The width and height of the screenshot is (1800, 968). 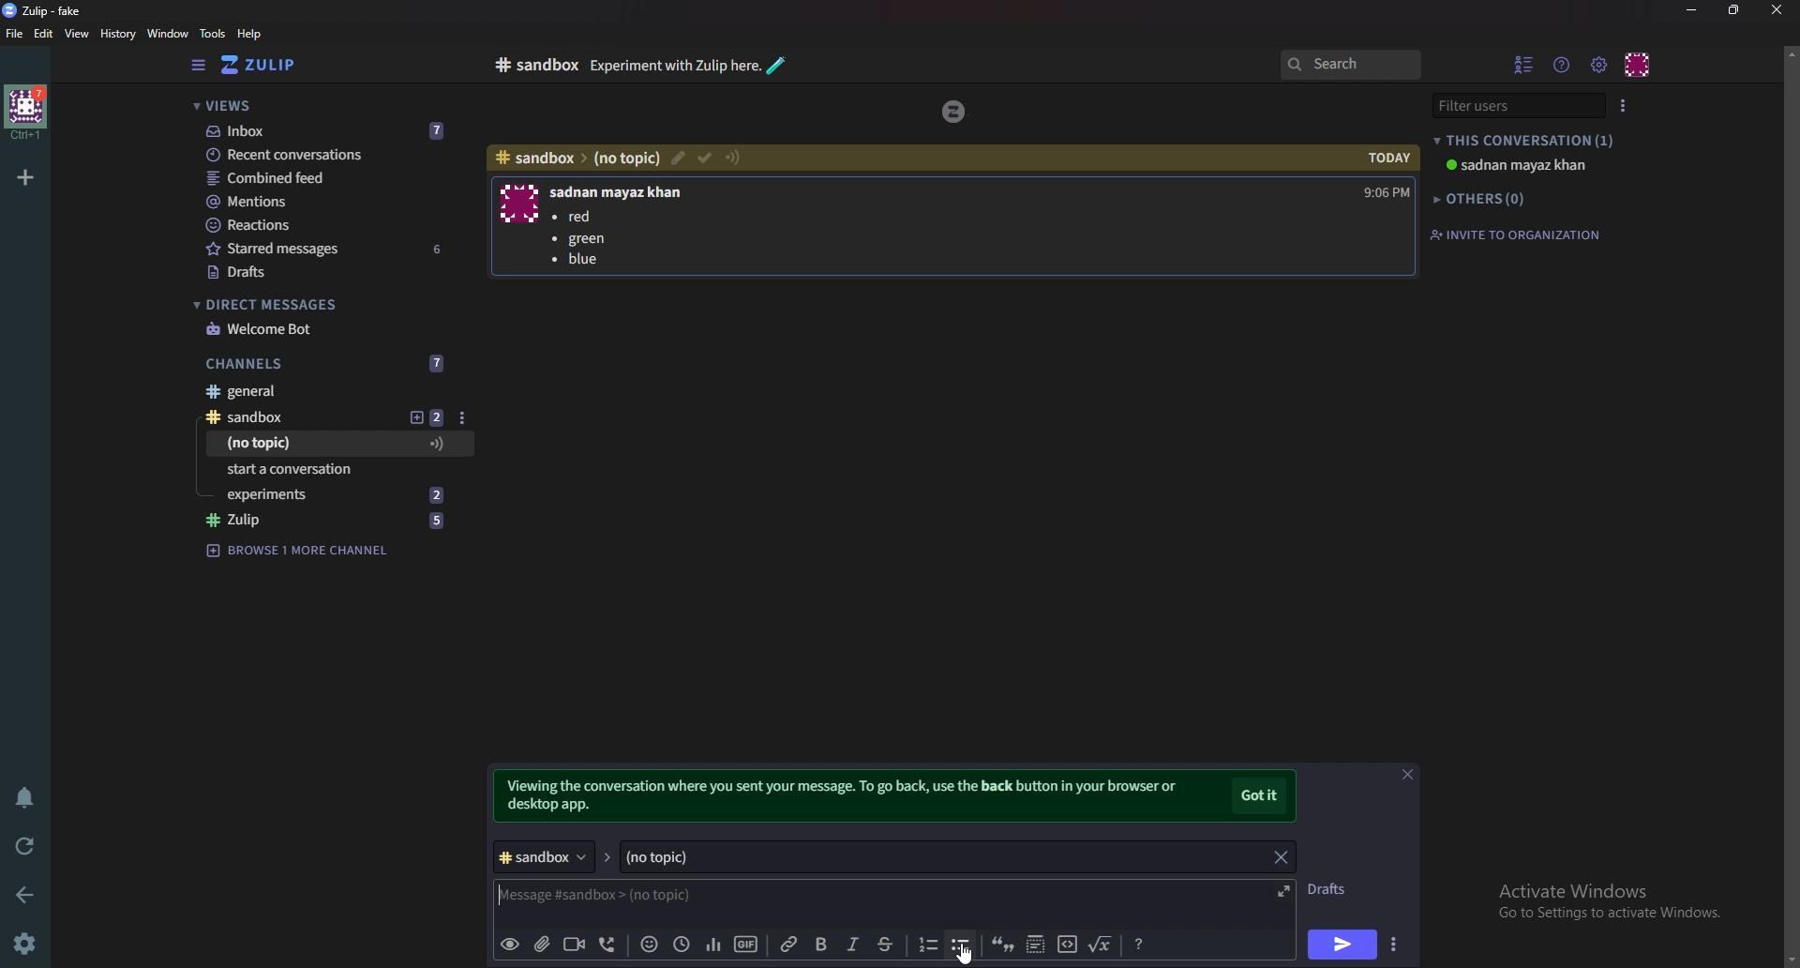 I want to click on Message formatting, so click(x=1142, y=942).